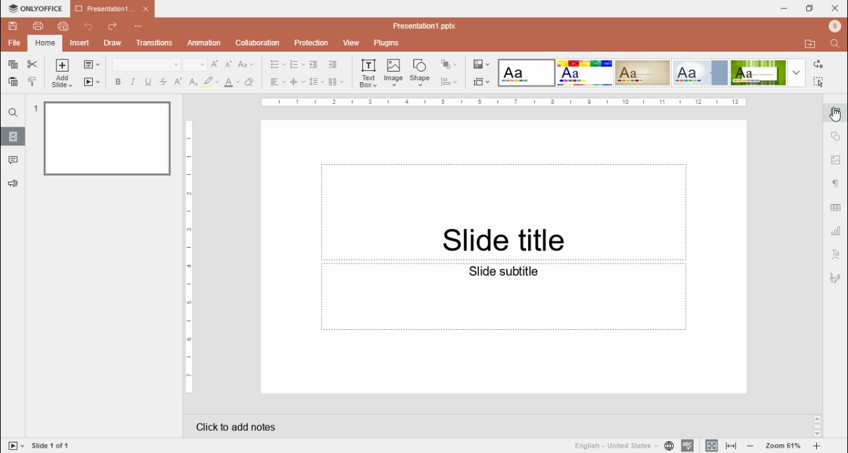 The width and height of the screenshot is (848, 453). What do you see at coordinates (394, 73) in the screenshot?
I see `image` at bounding box center [394, 73].